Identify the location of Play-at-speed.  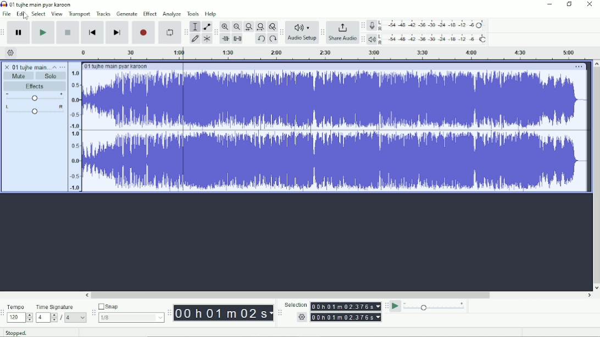
(395, 306).